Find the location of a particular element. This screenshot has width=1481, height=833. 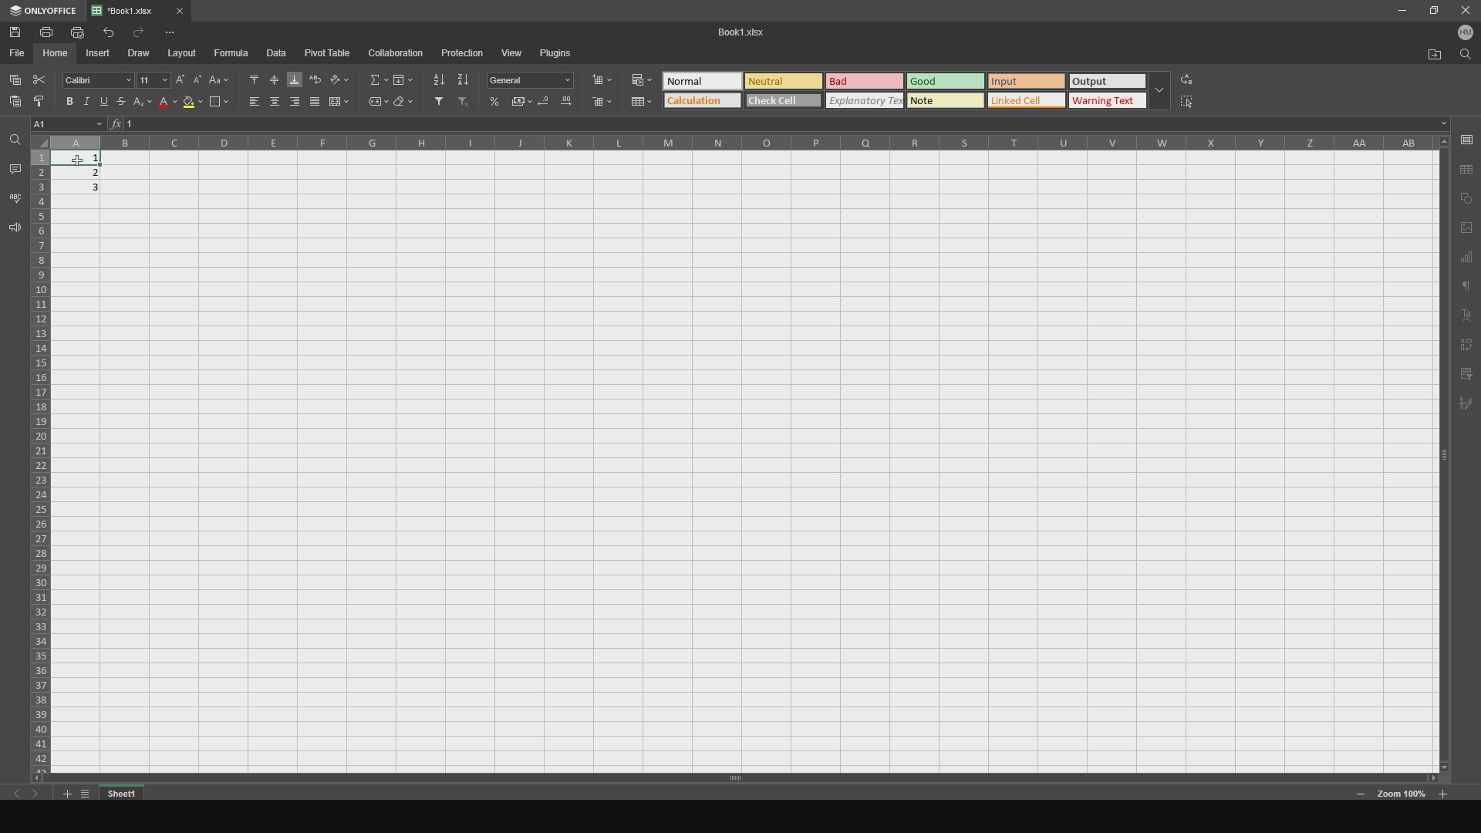

data is located at coordinates (282, 53).